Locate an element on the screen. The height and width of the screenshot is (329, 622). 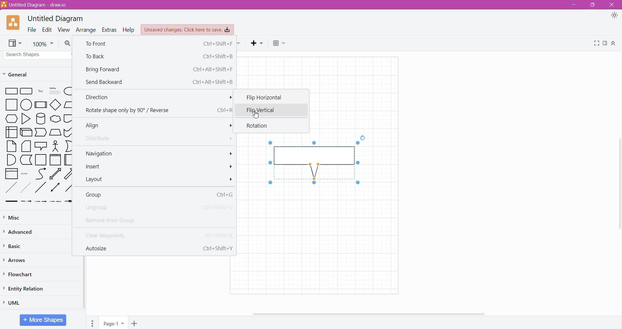
Curved Line is located at coordinates (40, 173).